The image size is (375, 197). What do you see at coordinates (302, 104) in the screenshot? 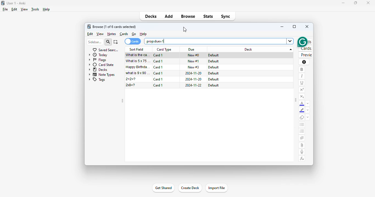
I see `text color` at bounding box center [302, 104].